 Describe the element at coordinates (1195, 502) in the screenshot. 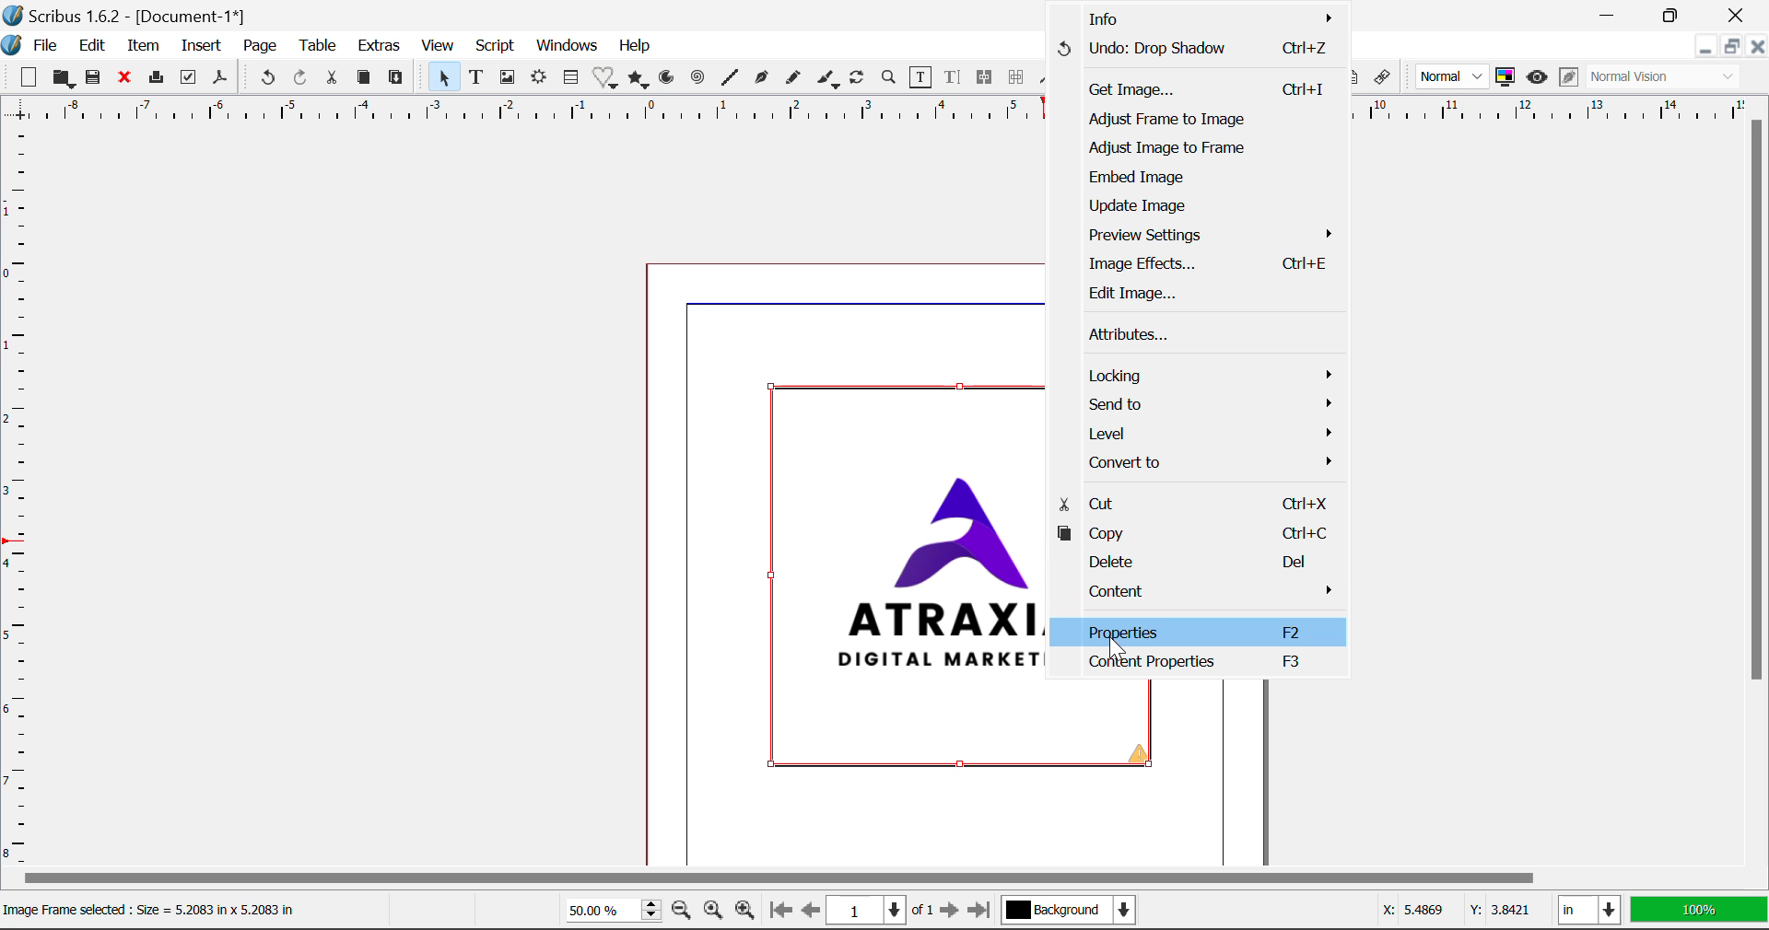

I see `Cut` at that location.